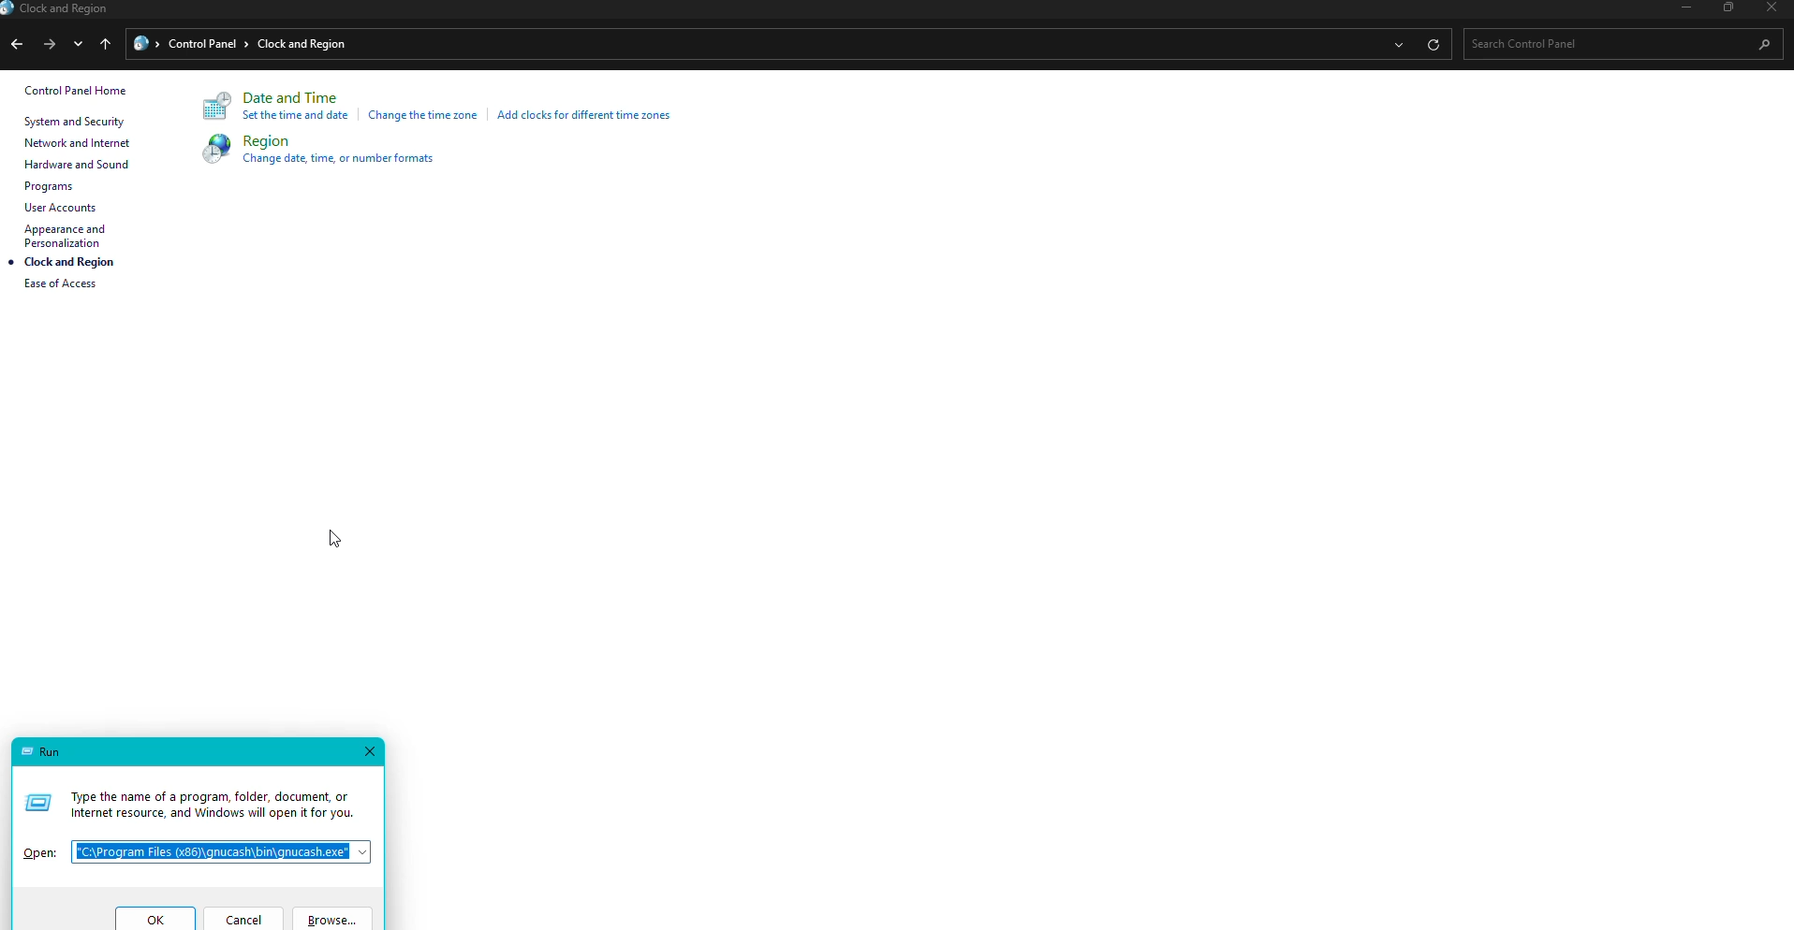 This screenshot has height=930, width=1794. What do you see at coordinates (267, 141) in the screenshot?
I see `Region` at bounding box center [267, 141].